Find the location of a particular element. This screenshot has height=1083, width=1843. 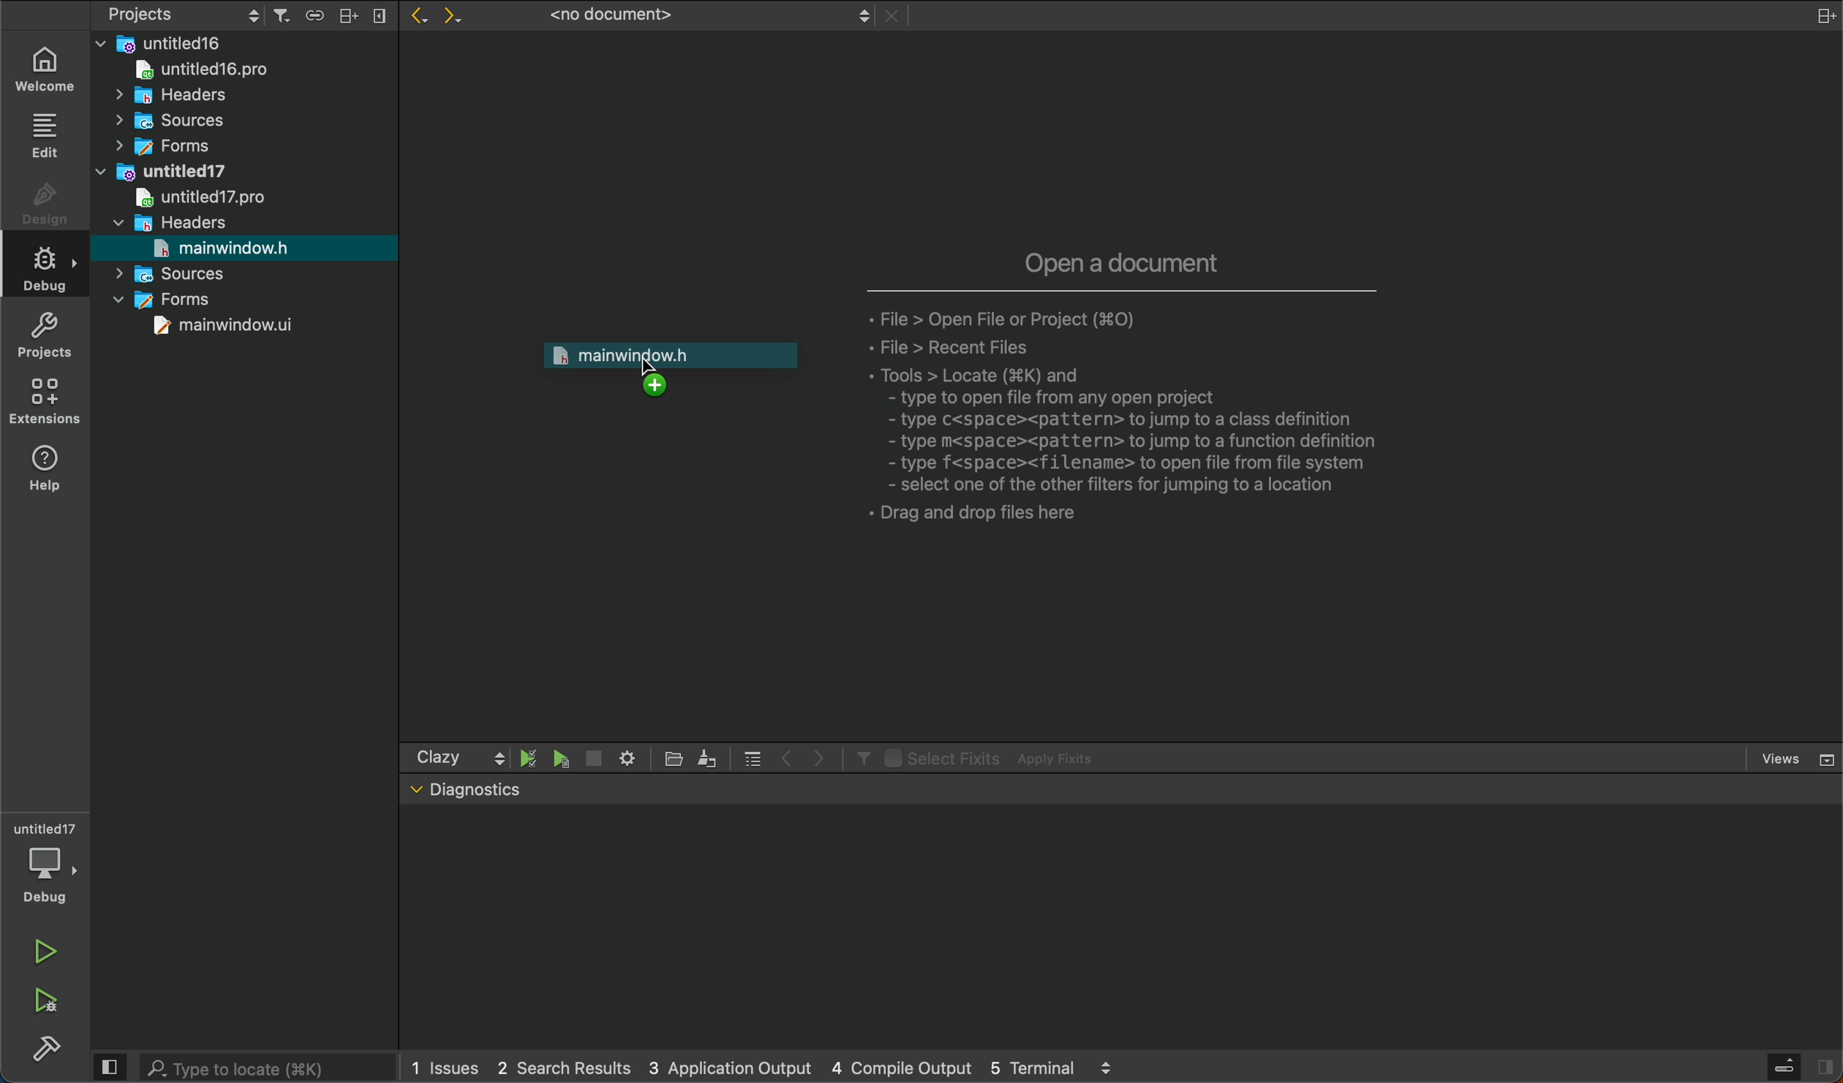

debugger is located at coordinates (43, 864).